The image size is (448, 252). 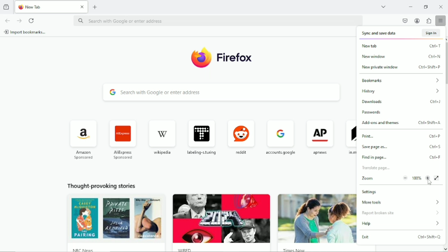 What do you see at coordinates (164, 138) in the screenshot?
I see `wikipedia` at bounding box center [164, 138].